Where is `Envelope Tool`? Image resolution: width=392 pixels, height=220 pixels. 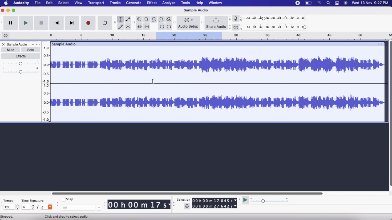
Envelope Tool is located at coordinates (128, 19).